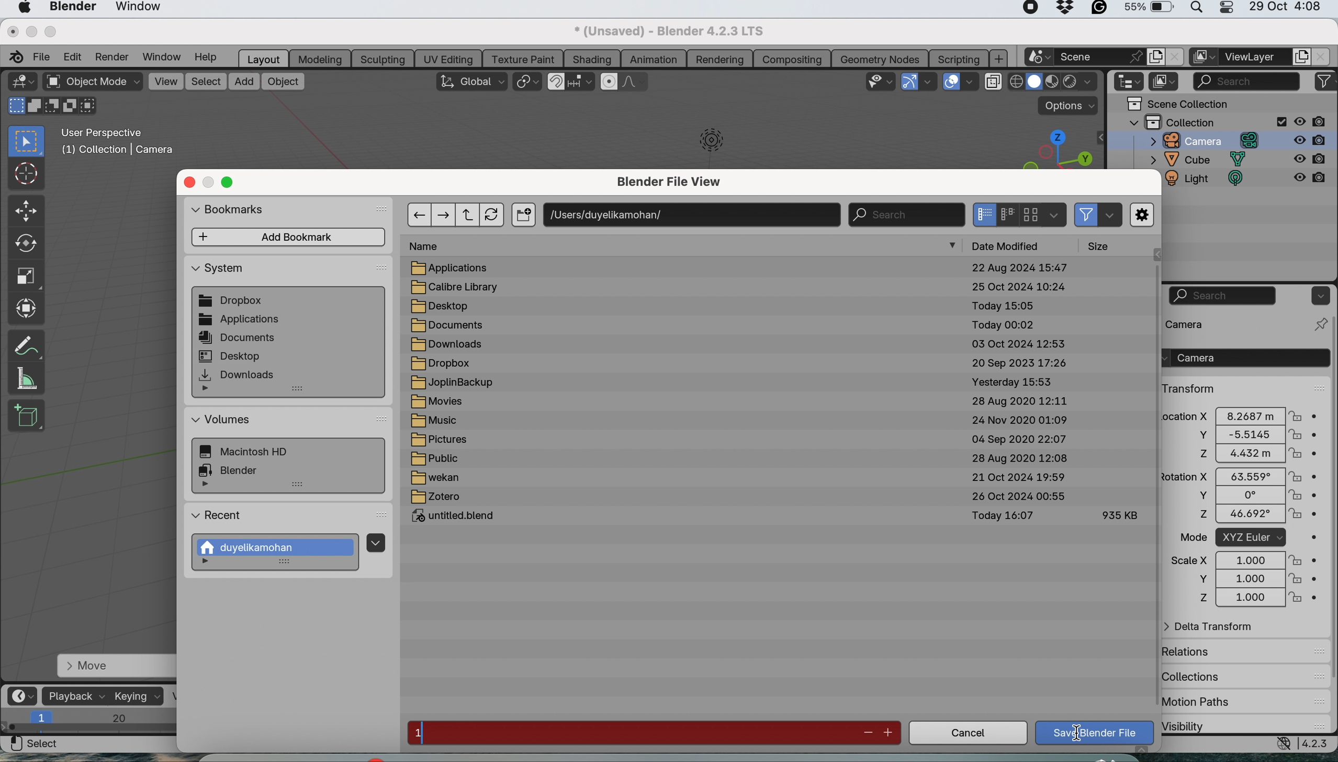 This screenshot has width=1338, height=762. What do you see at coordinates (27, 142) in the screenshot?
I see `select box` at bounding box center [27, 142].